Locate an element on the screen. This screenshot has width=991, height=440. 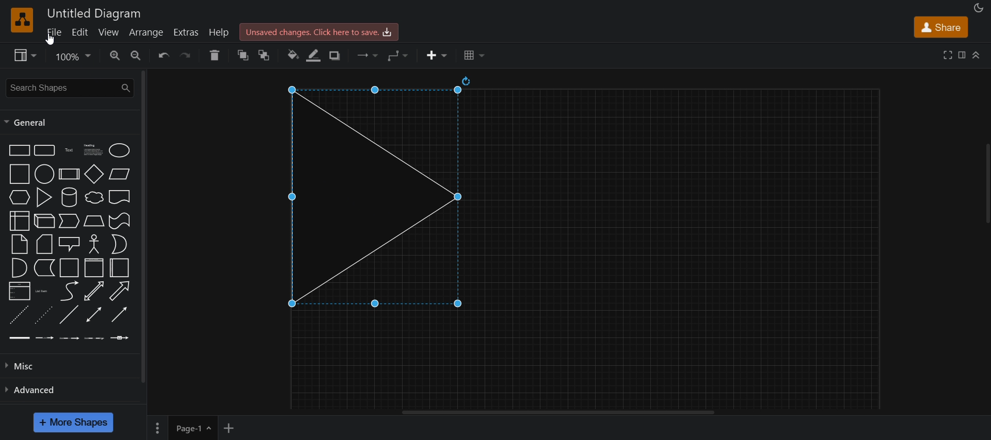
table is located at coordinates (474, 55).